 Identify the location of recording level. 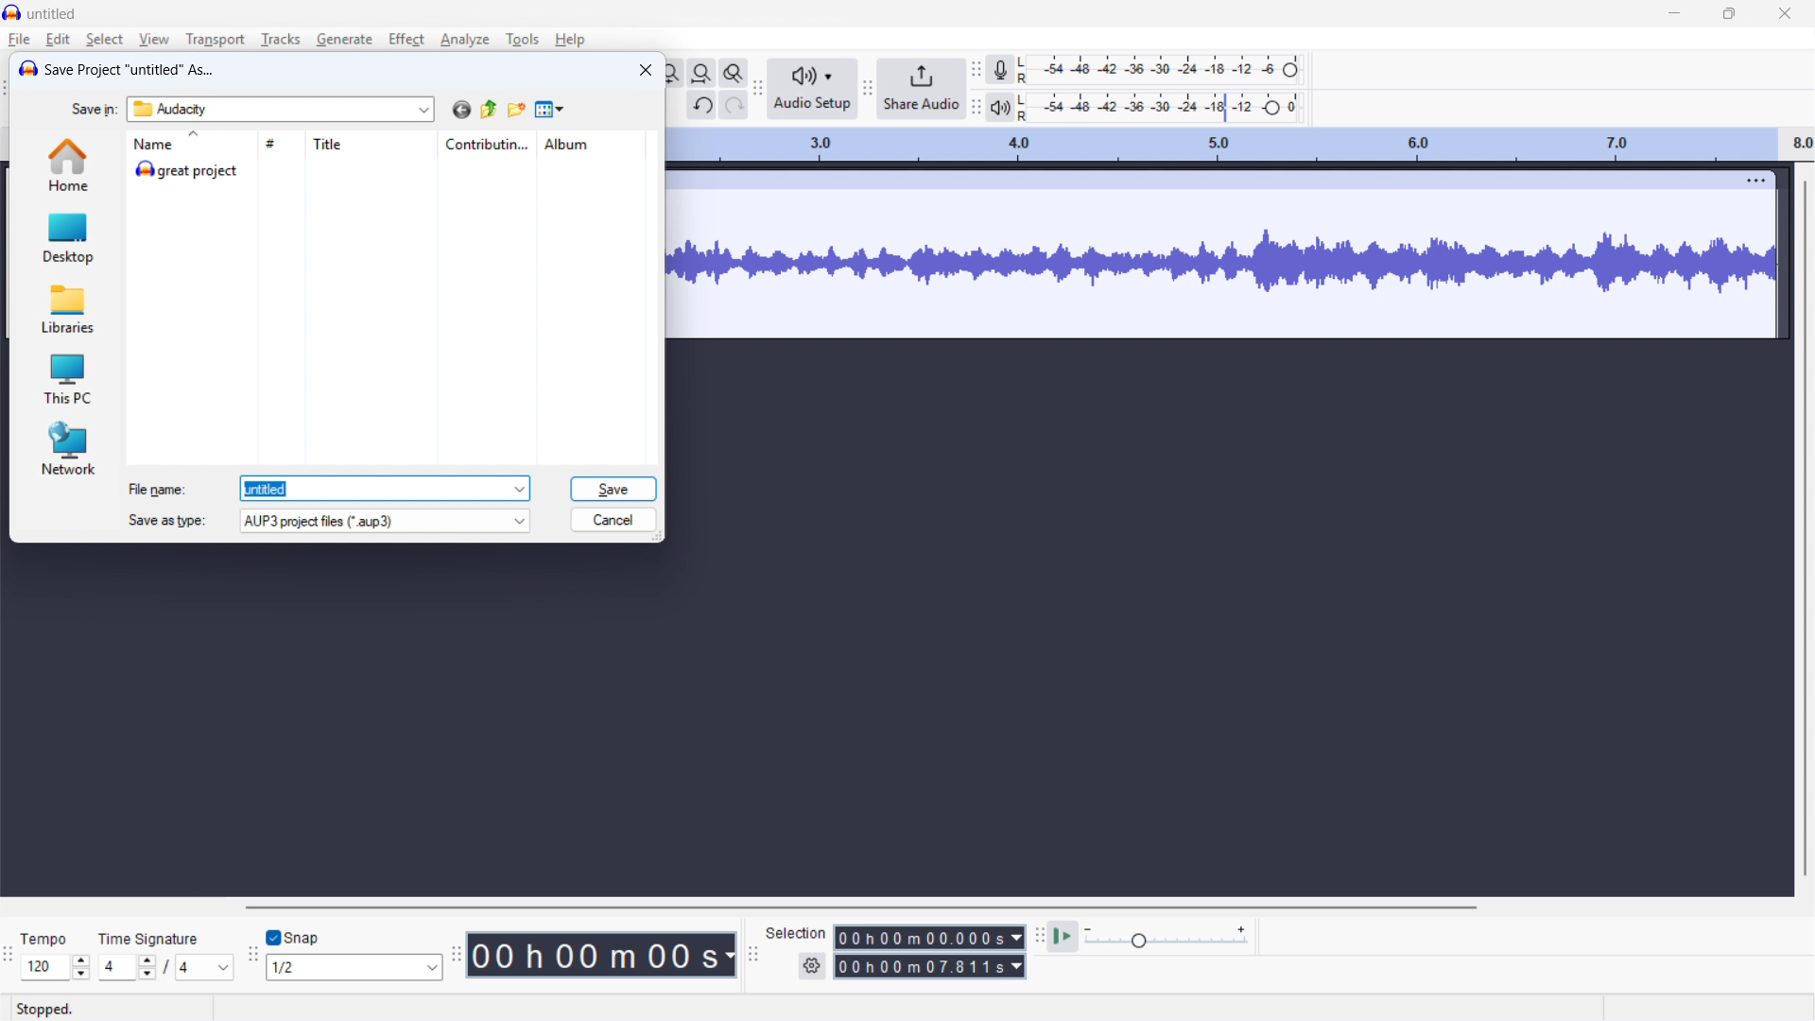
(1167, 69).